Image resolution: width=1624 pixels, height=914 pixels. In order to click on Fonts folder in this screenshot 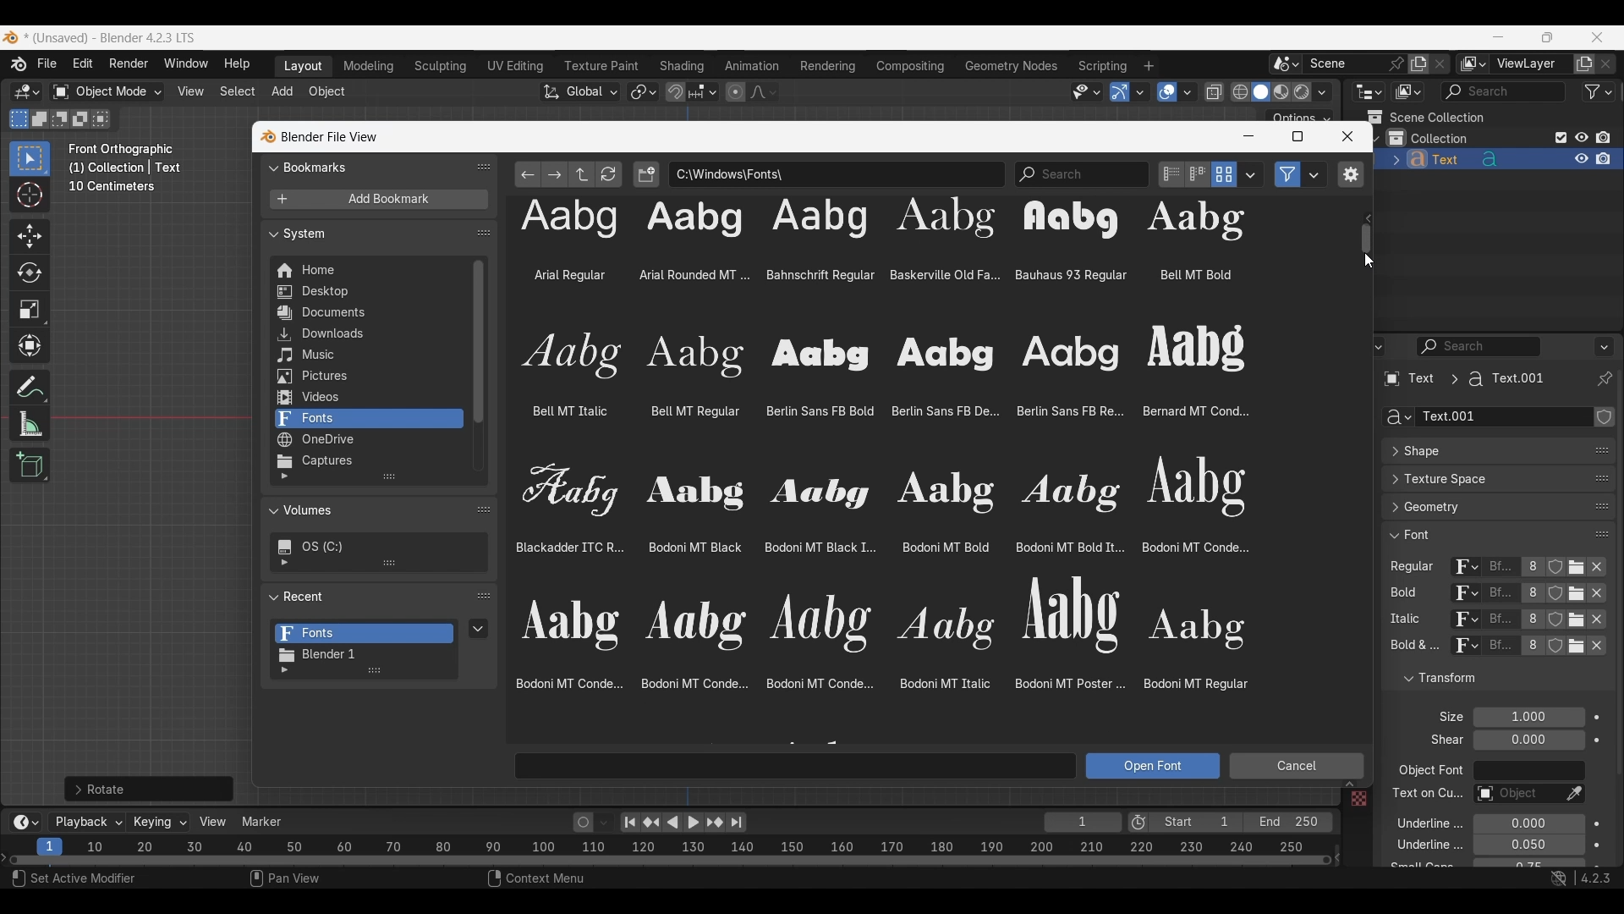, I will do `click(365, 634)`.